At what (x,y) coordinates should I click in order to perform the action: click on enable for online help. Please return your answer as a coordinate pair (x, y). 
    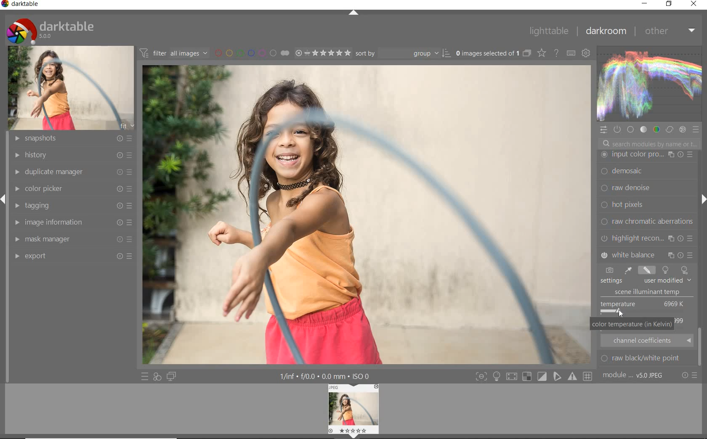
    Looking at the image, I should click on (556, 53).